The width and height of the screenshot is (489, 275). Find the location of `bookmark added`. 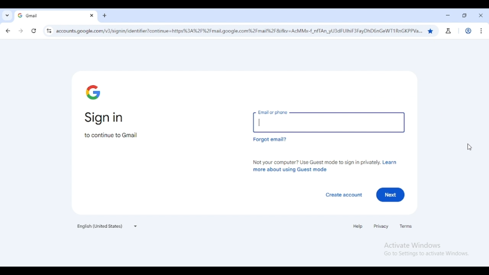

bookmark added is located at coordinates (430, 31).